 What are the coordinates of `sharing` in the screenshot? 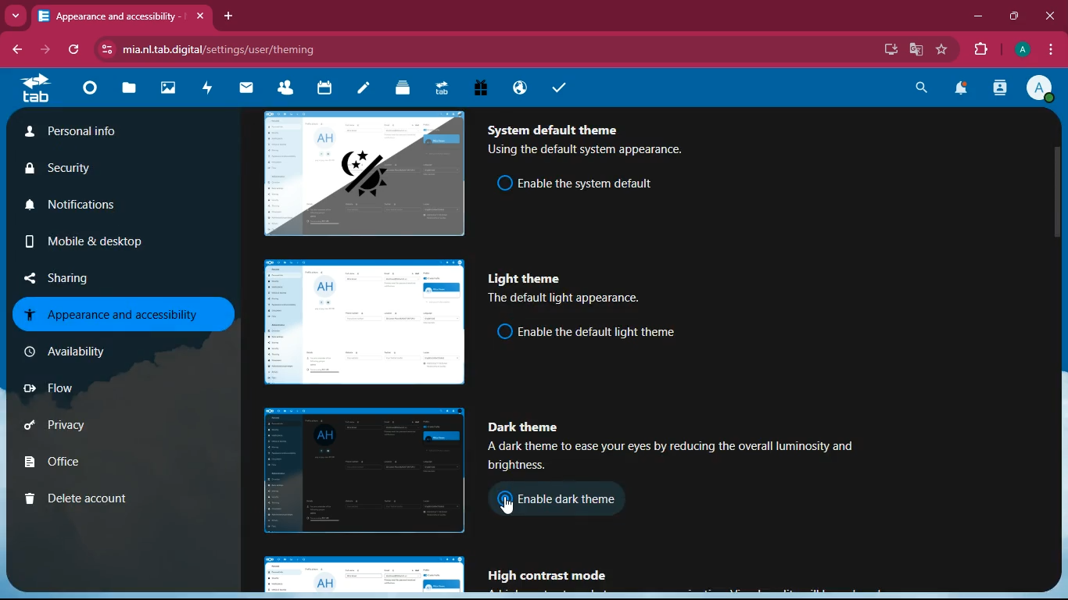 It's located at (103, 274).